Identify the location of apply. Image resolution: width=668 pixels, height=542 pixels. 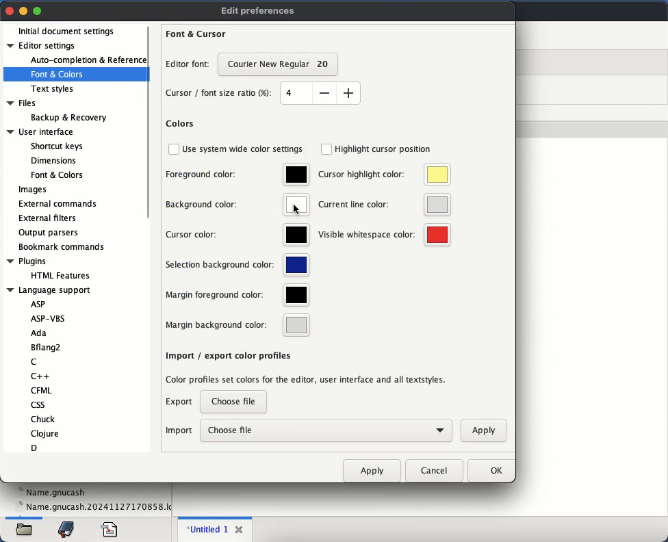
(484, 431).